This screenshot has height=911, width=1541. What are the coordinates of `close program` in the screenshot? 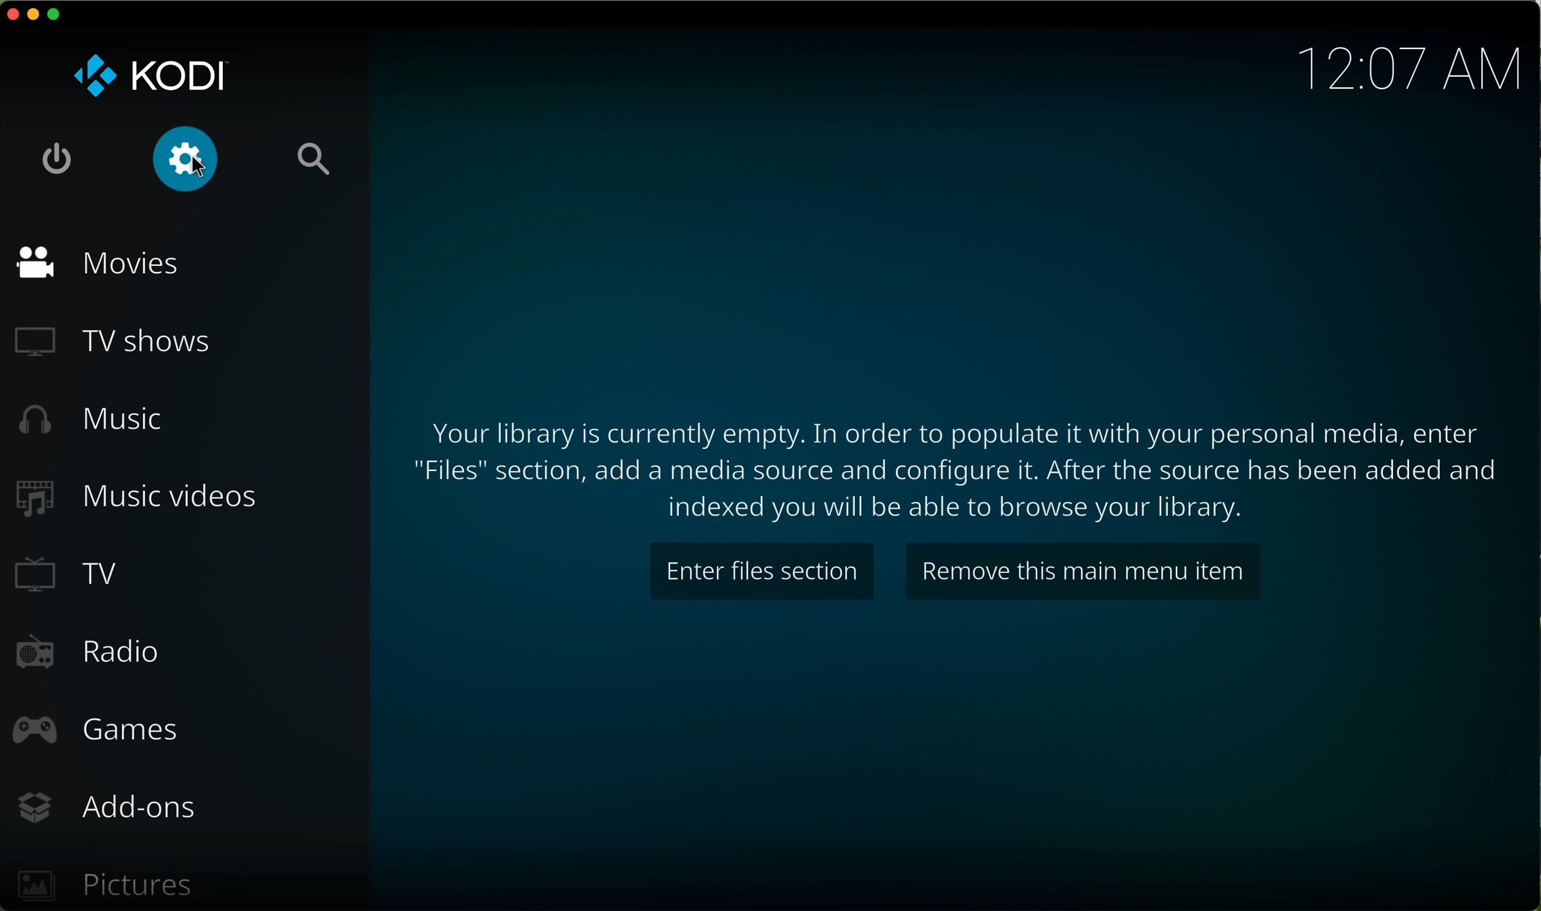 It's located at (10, 16).